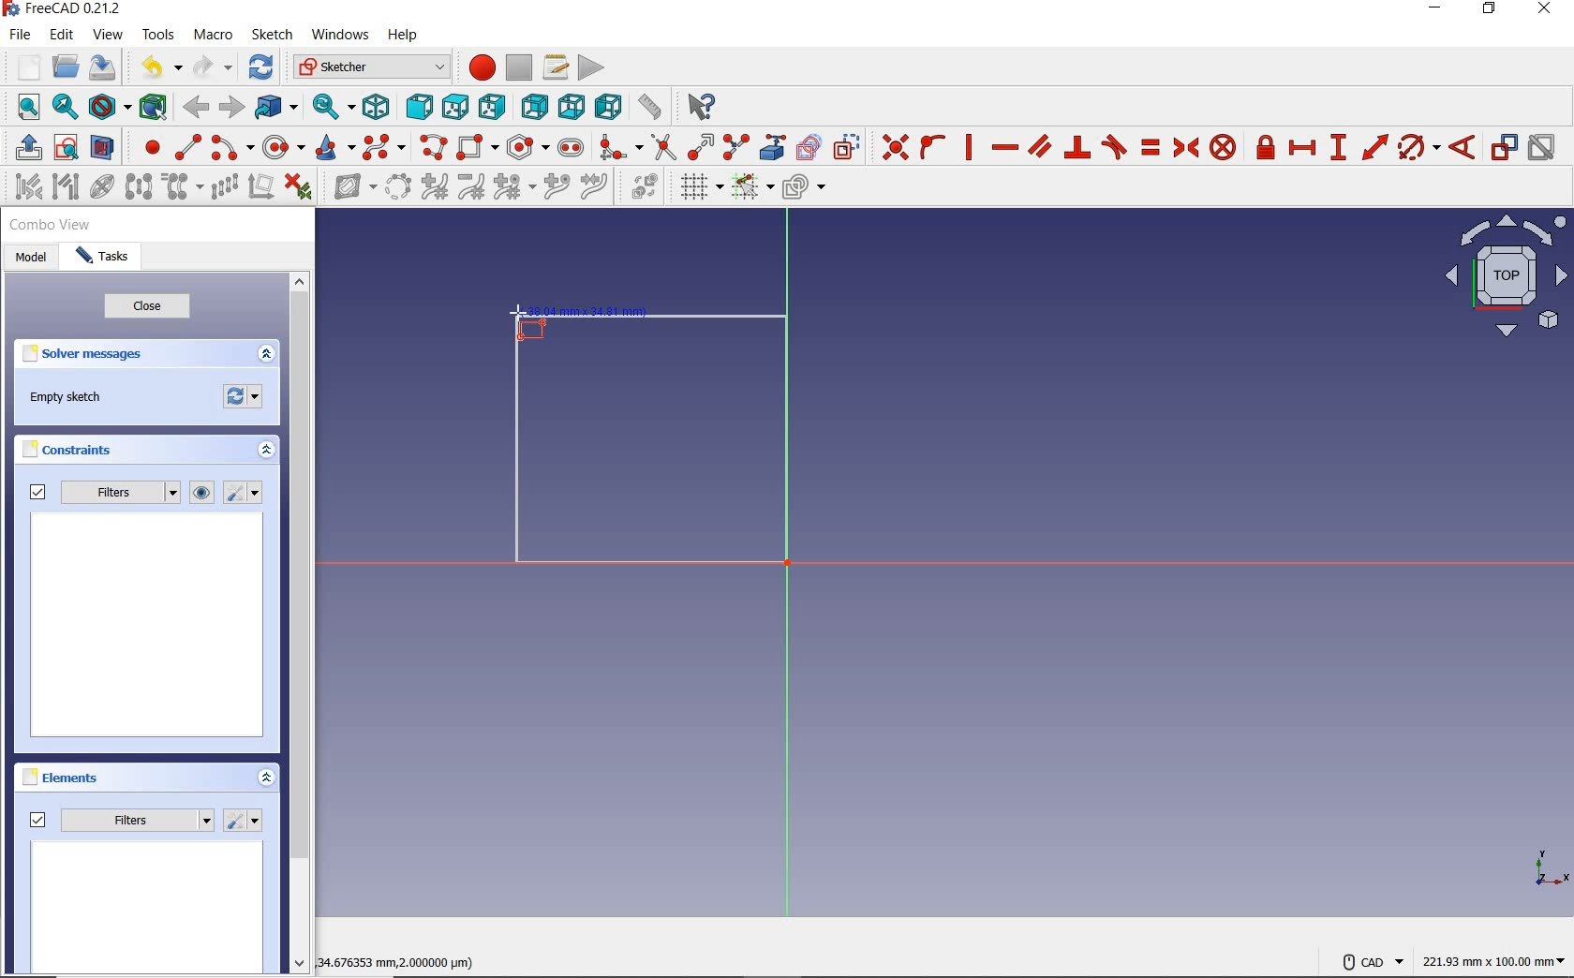  Describe the element at coordinates (519, 68) in the screenshot. I see `stop macro recording` at that location.